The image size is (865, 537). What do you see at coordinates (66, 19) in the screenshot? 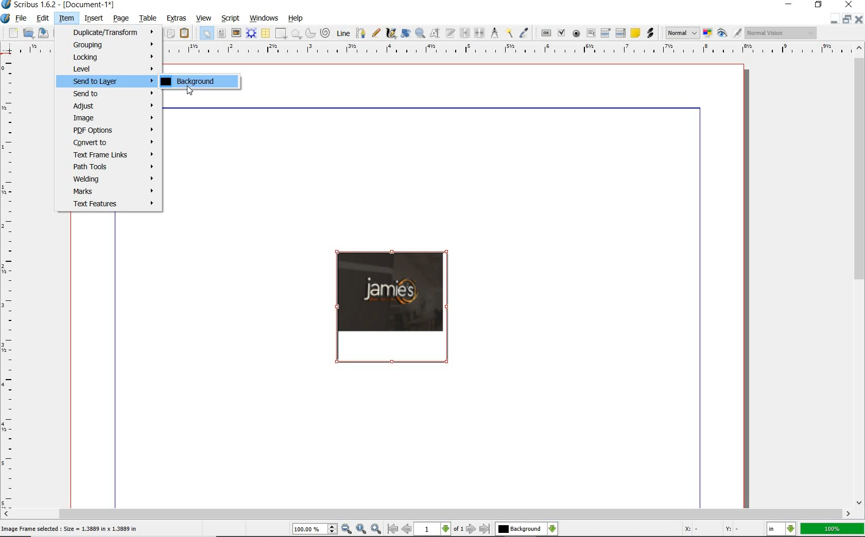
I see `item` at bounding box center [66, 19].